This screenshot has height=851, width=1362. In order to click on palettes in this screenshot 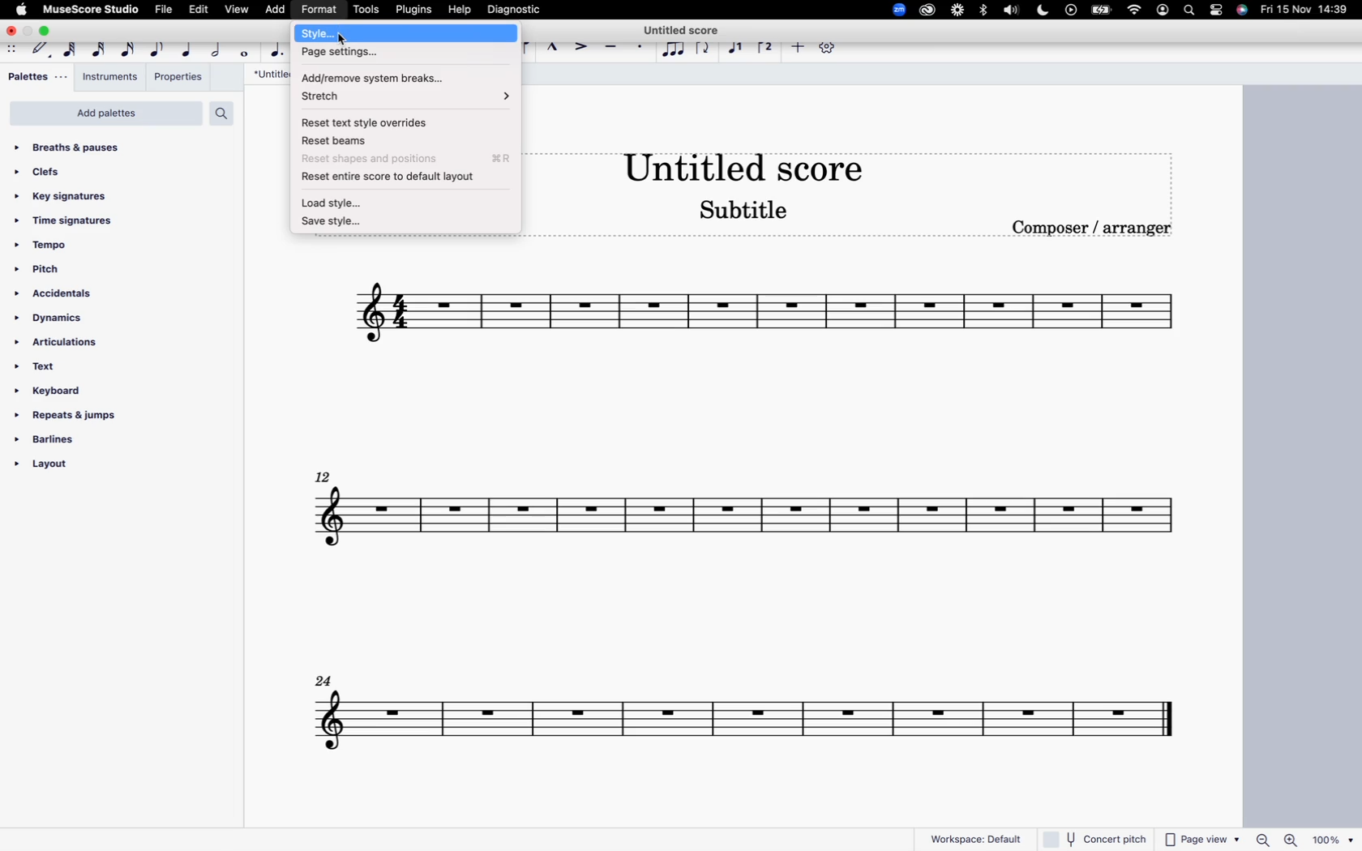, I will do `click(38, 76)`.